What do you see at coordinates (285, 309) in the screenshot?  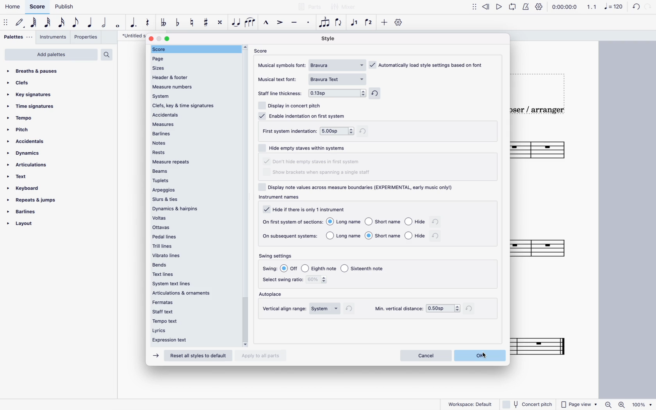 I see `vertical align range` at bounding box center [285, 309].